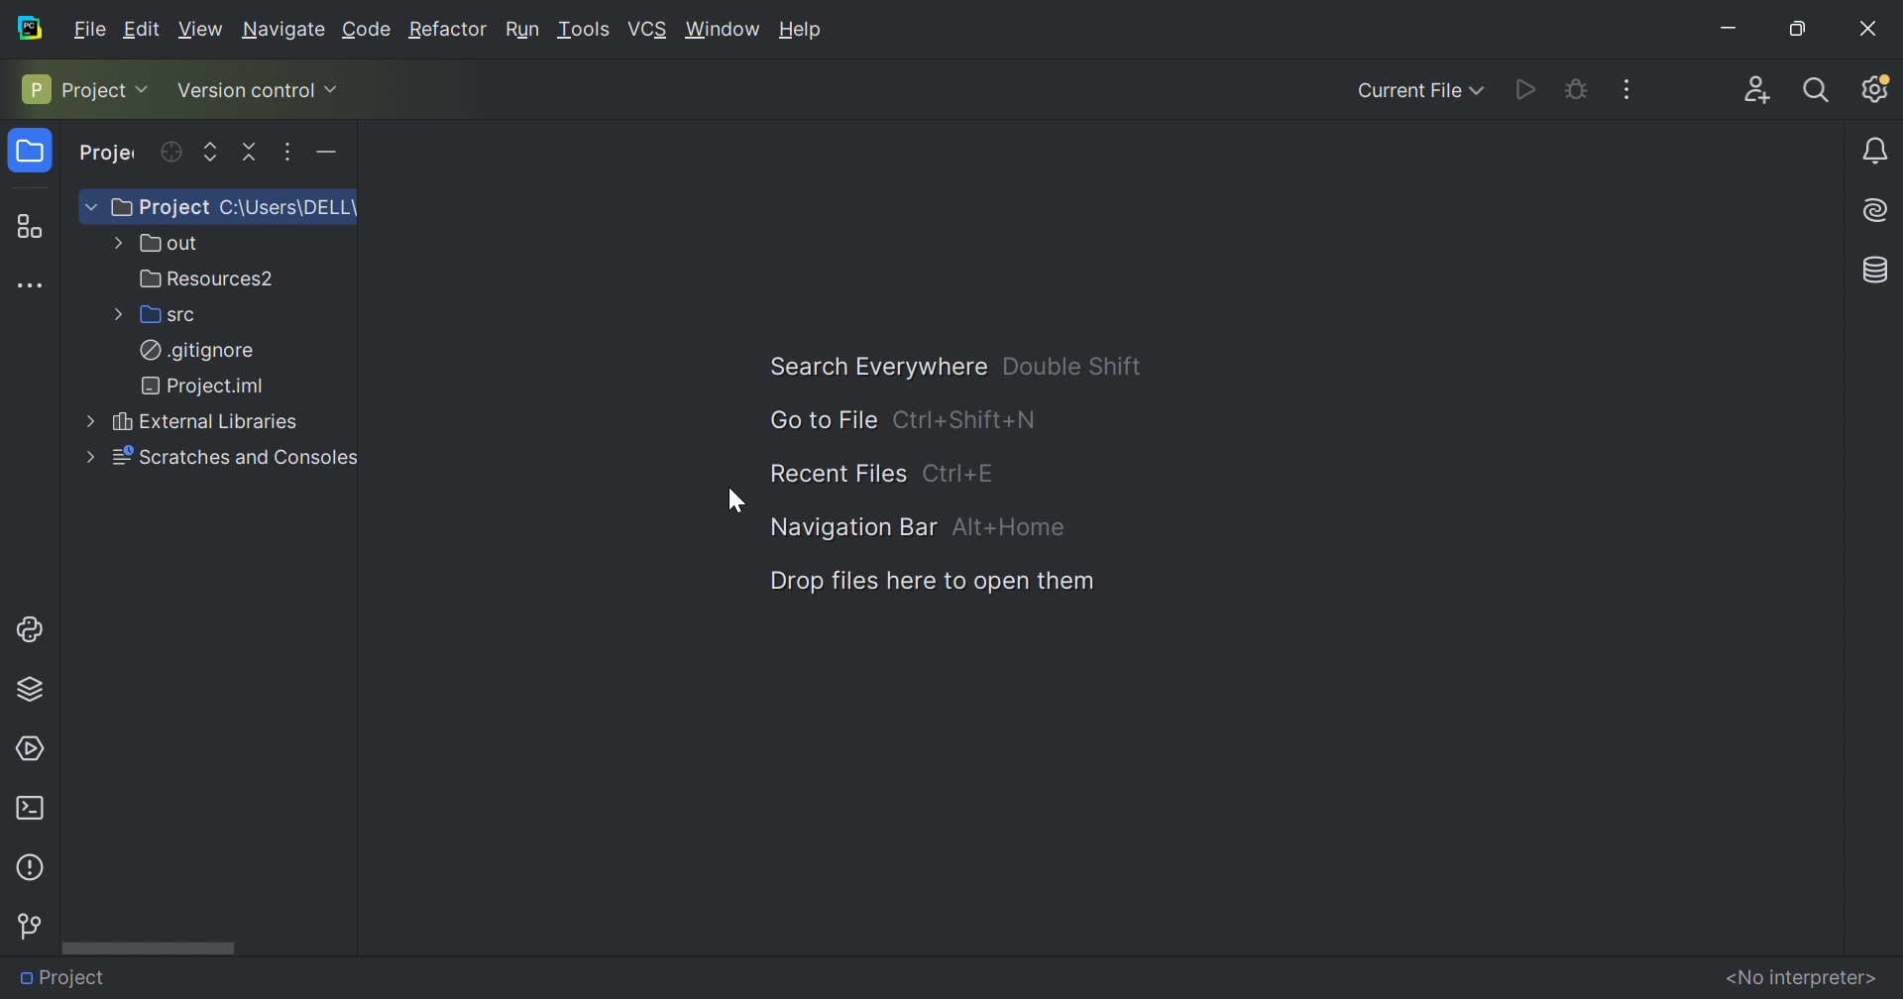 This screenshot has height=999, width=1903. I want to click on Run PythonProgram.py, so click(1526, 88).